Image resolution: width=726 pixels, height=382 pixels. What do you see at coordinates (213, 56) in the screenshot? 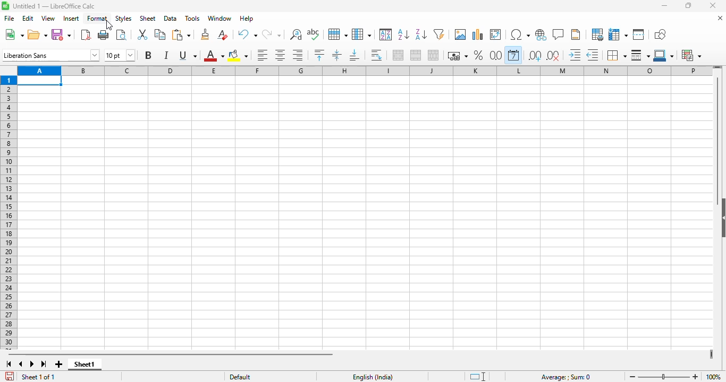
I see `font color` at bounding box center [213, 56].